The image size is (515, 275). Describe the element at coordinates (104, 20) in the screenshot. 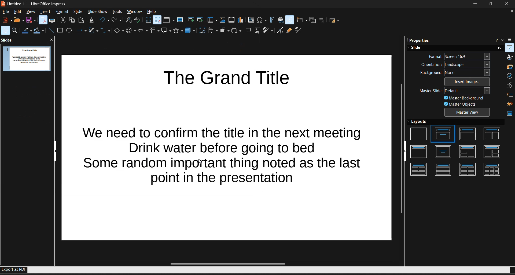

I see `undo` at that location.